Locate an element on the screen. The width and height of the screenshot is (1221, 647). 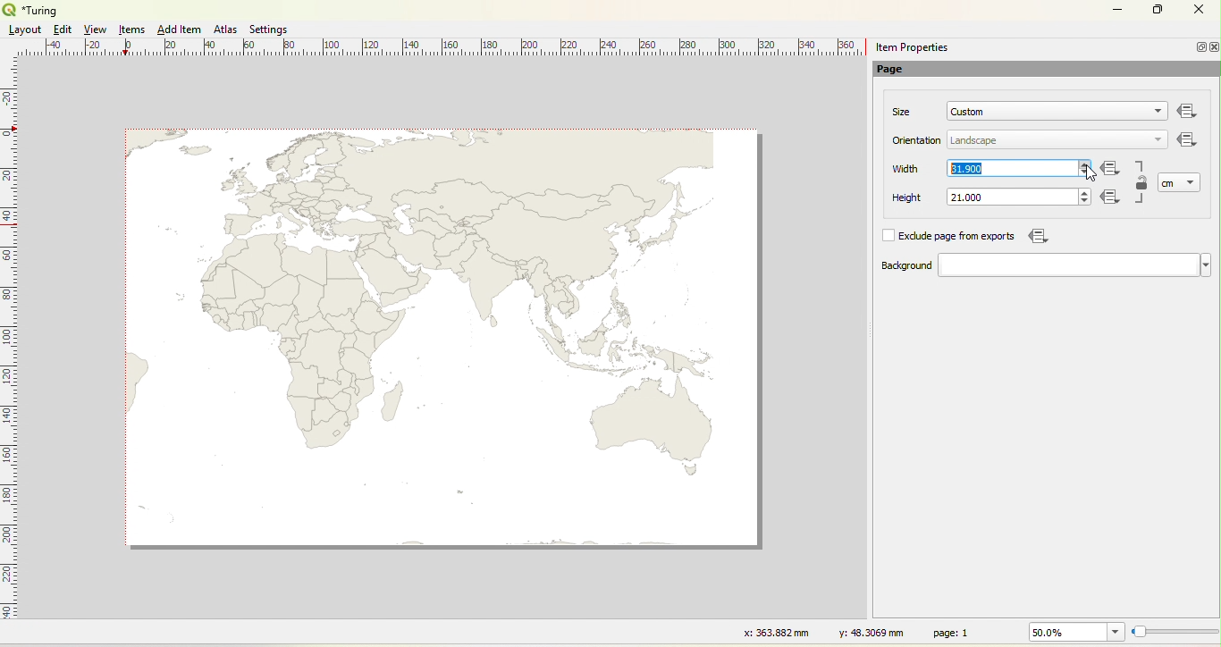
50.0% is located at coordinates (1074, 632).